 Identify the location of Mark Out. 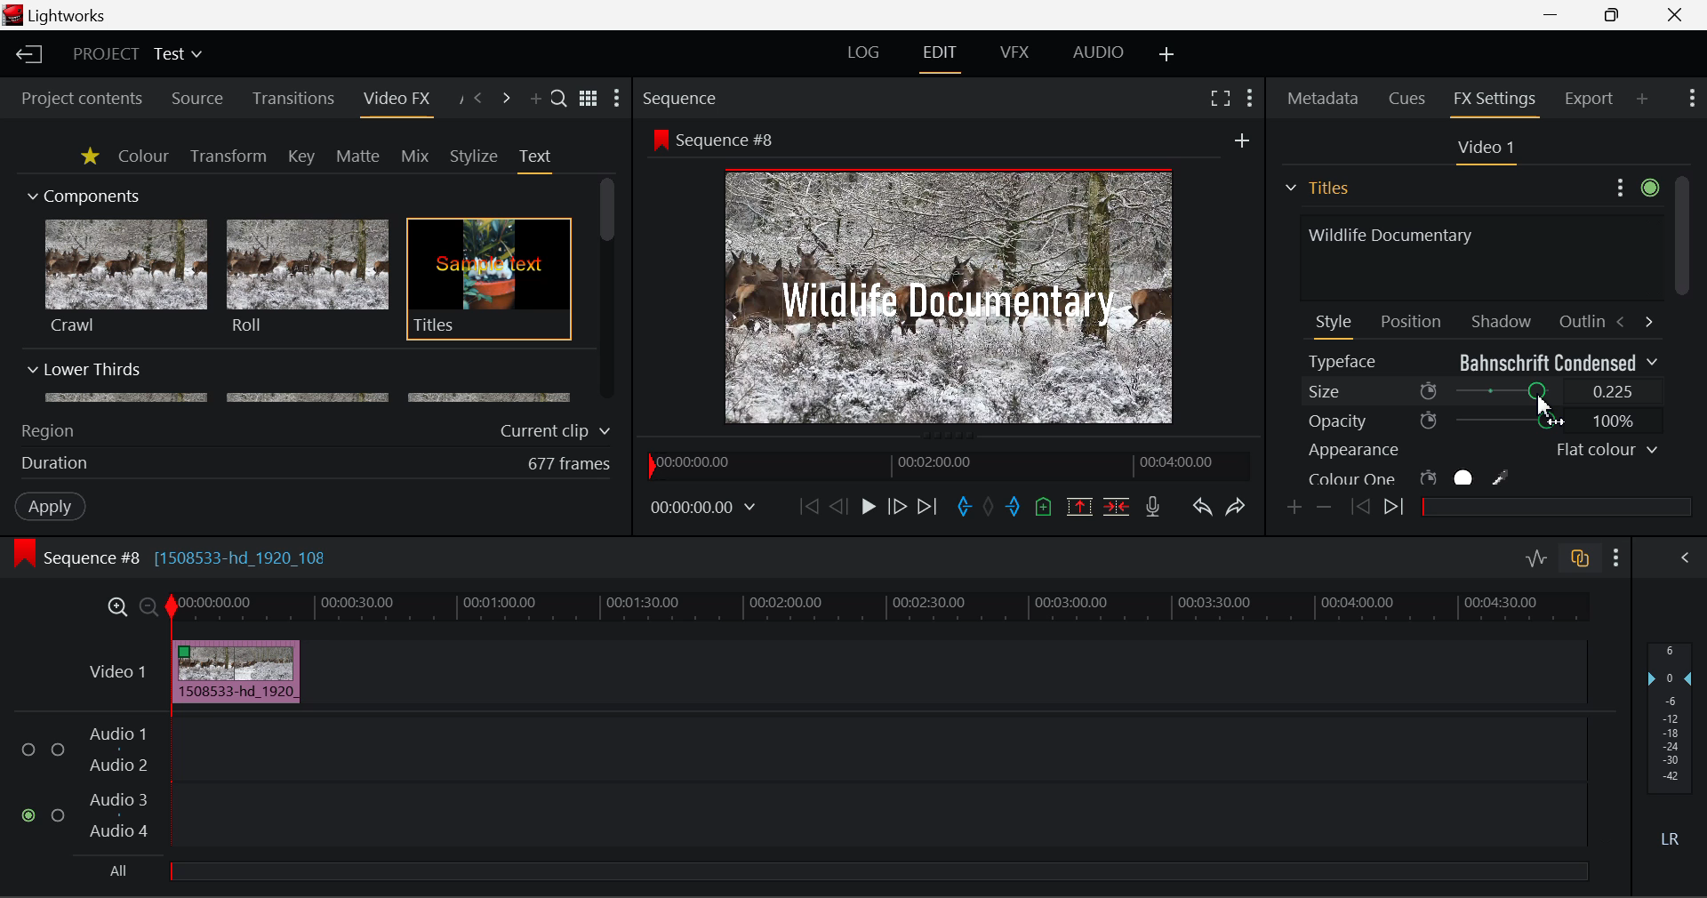
(1015, 509).